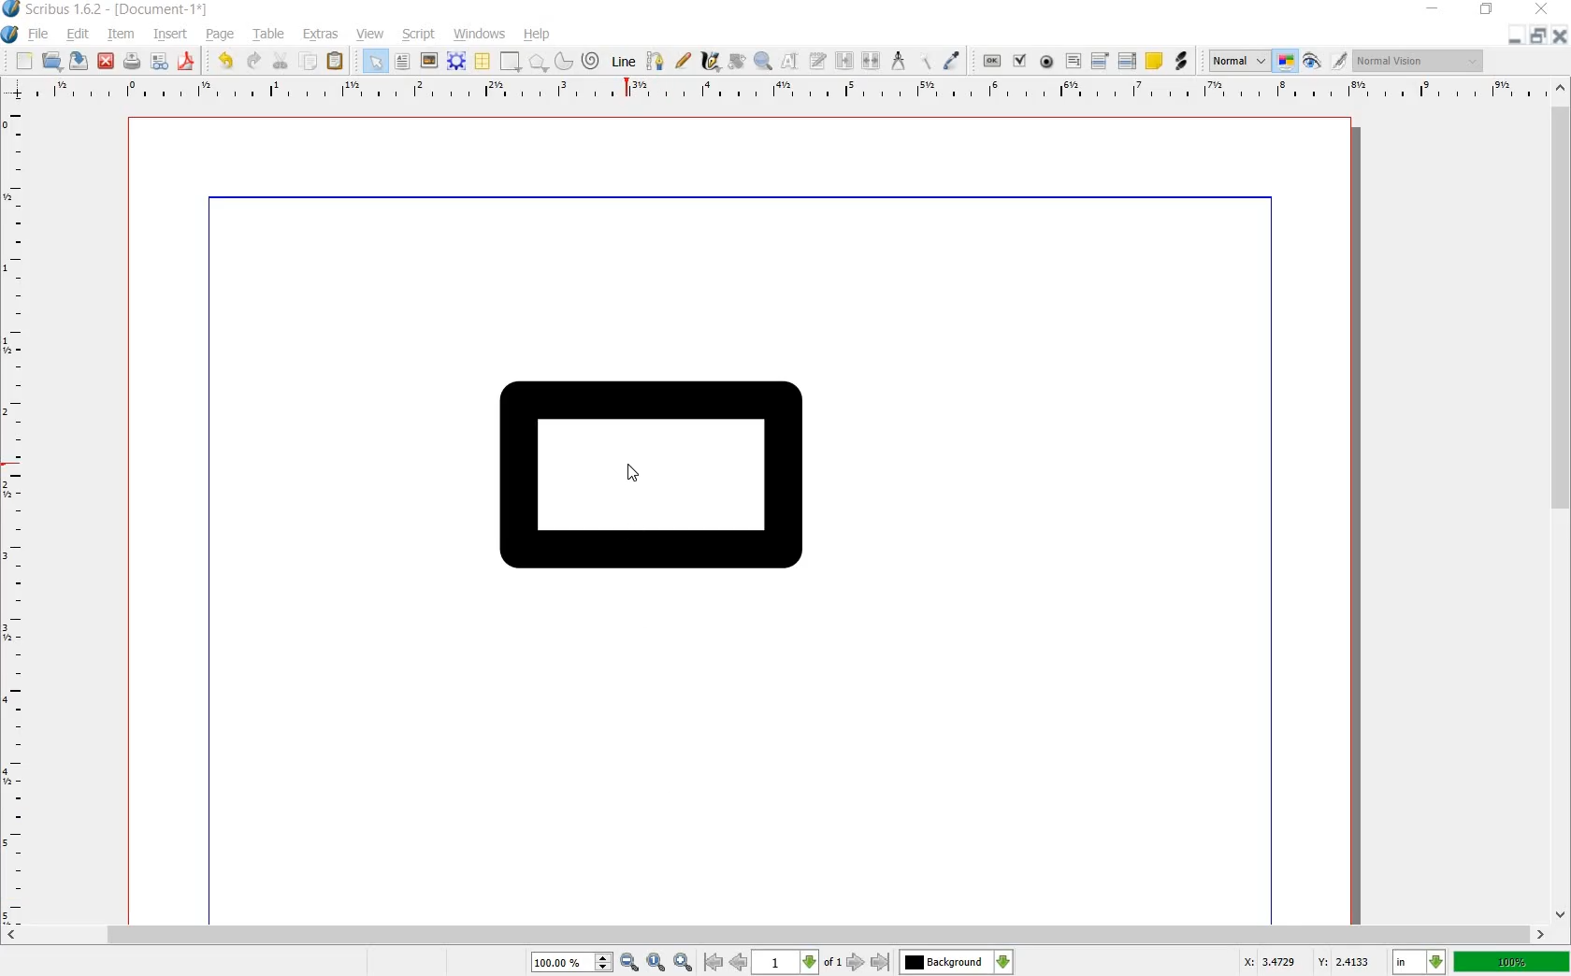 This screenshot has height=976, width=1571. I want to click on pdf push button, so click(987, 61).